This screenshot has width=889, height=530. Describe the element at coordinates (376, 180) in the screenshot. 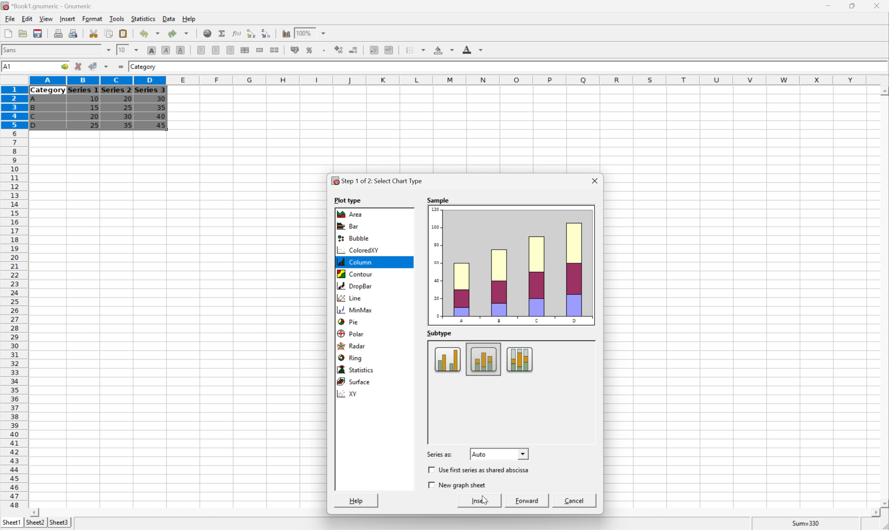

I see `Step1 of 2: Select Chart Type` at that location.